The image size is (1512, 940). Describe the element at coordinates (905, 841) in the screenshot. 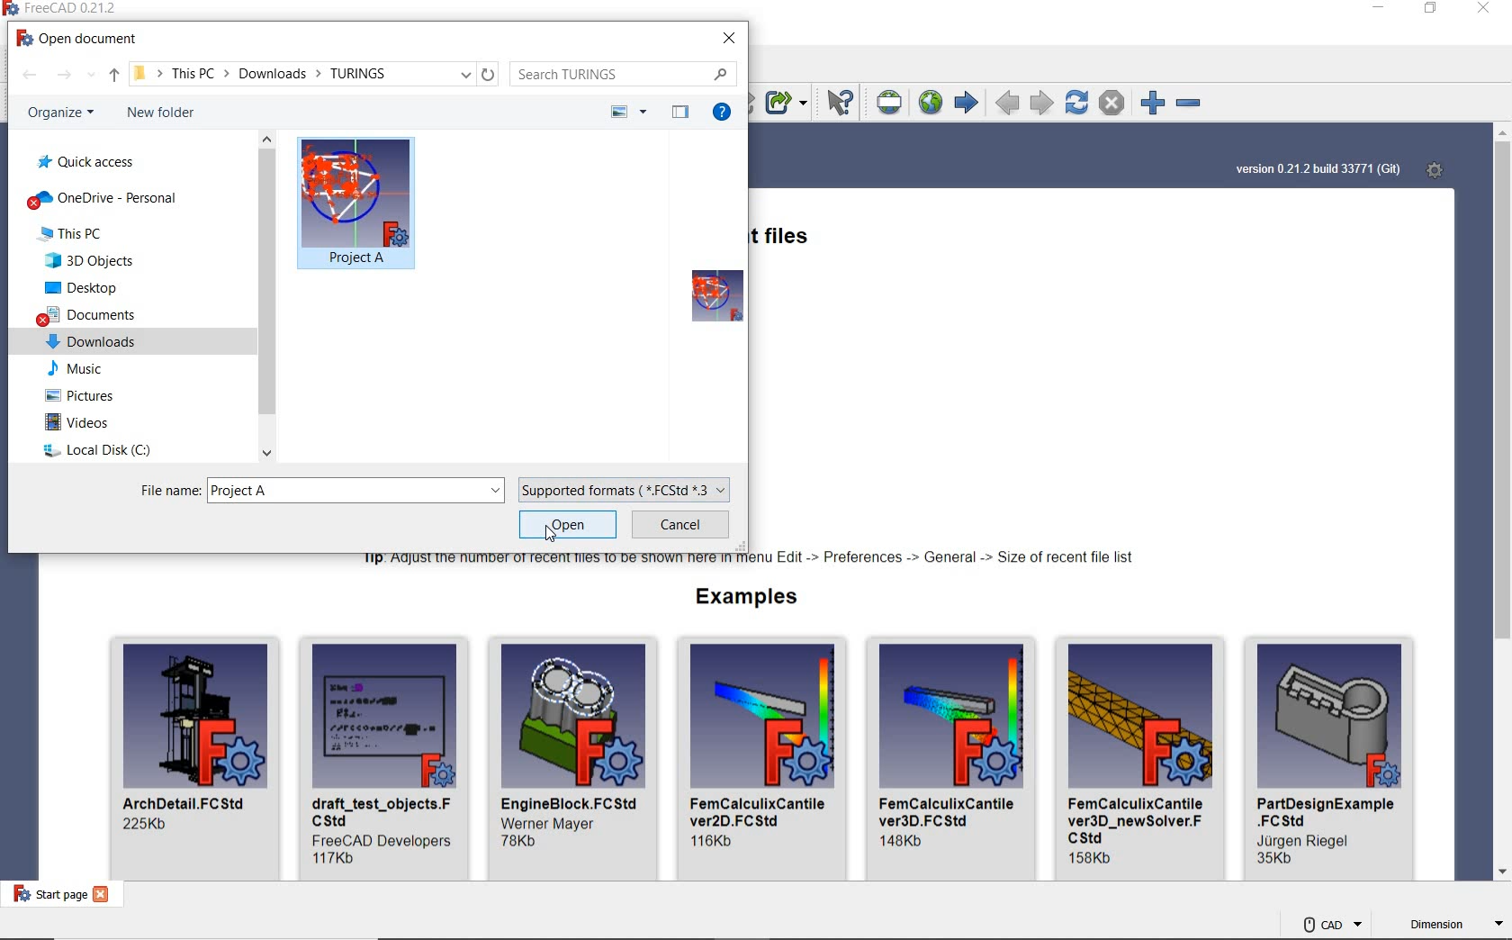

I see `size` at that location.